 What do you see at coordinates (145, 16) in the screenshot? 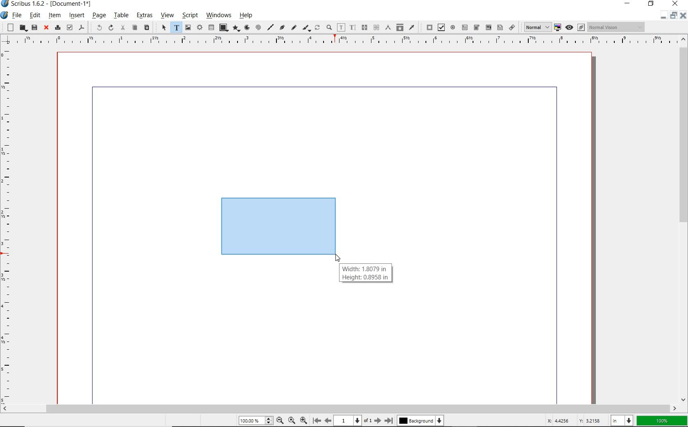
I see `extras` at bounding box center [145, 16].